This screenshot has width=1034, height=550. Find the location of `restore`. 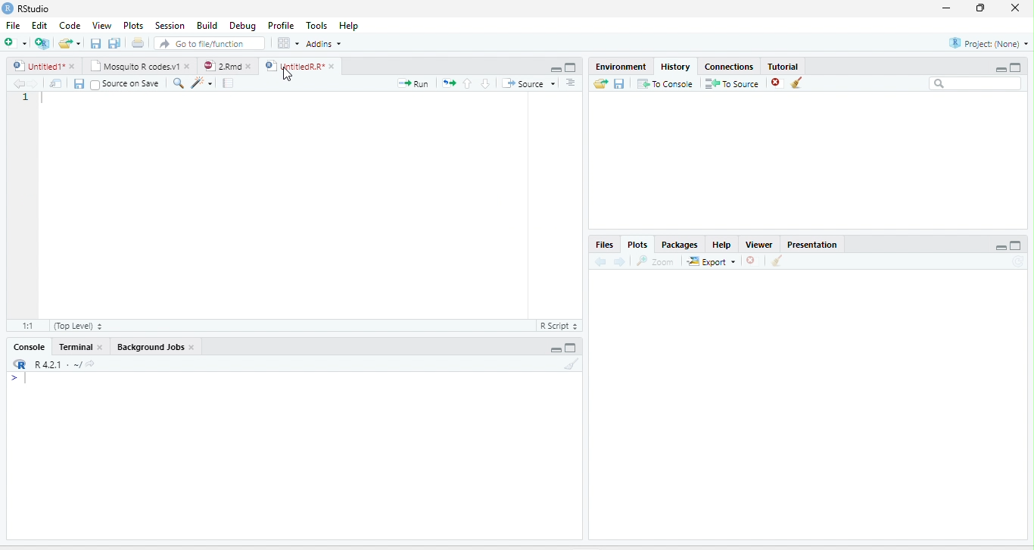

restore is located at coordinates (981, 8).